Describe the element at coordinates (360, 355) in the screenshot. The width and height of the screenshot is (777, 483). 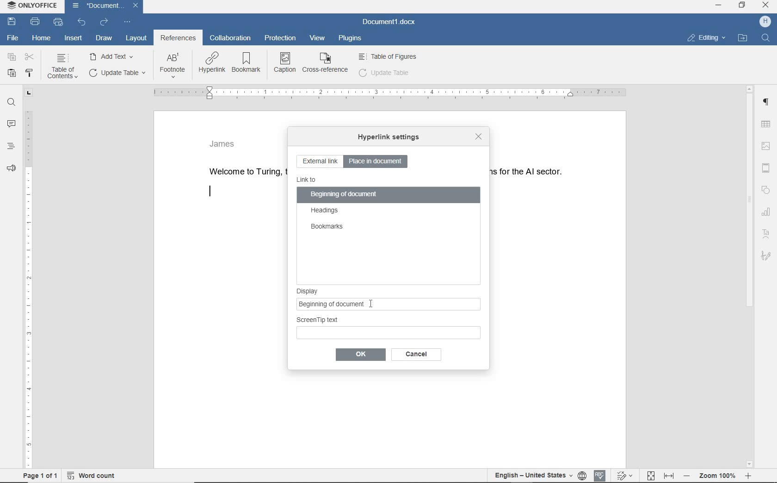
I see `ok` at that location.